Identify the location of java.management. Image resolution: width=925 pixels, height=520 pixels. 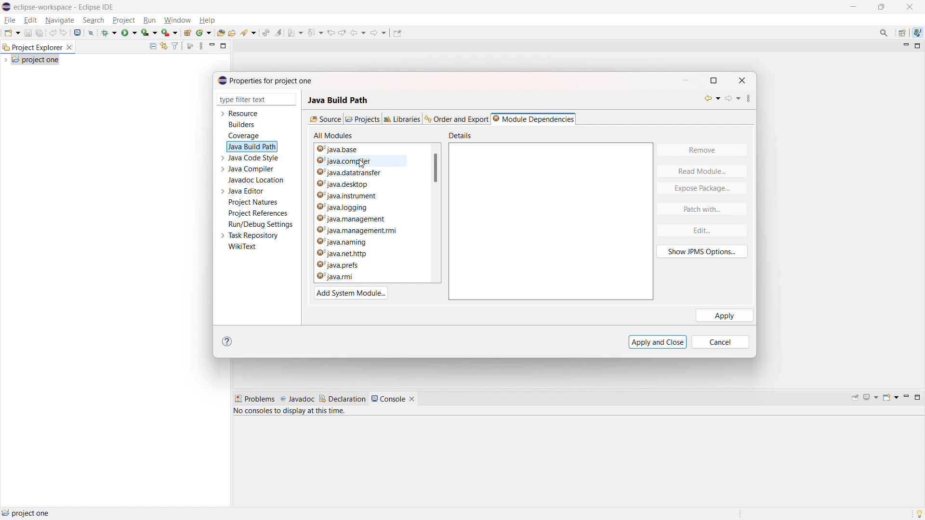
(362, 219).